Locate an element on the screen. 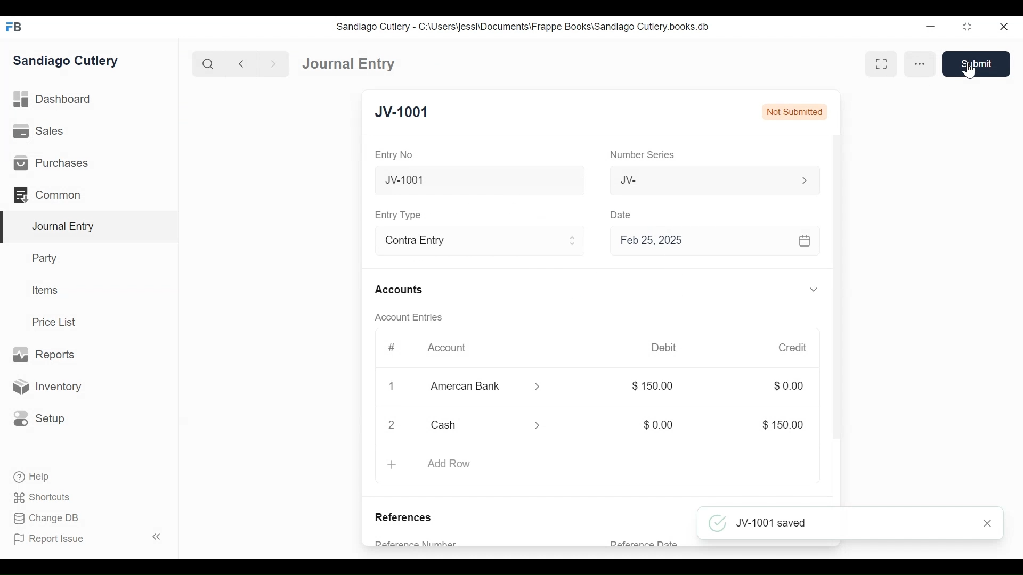 The image size is (1023, 575). $ 150.00 is located at coordinates (654, 387).